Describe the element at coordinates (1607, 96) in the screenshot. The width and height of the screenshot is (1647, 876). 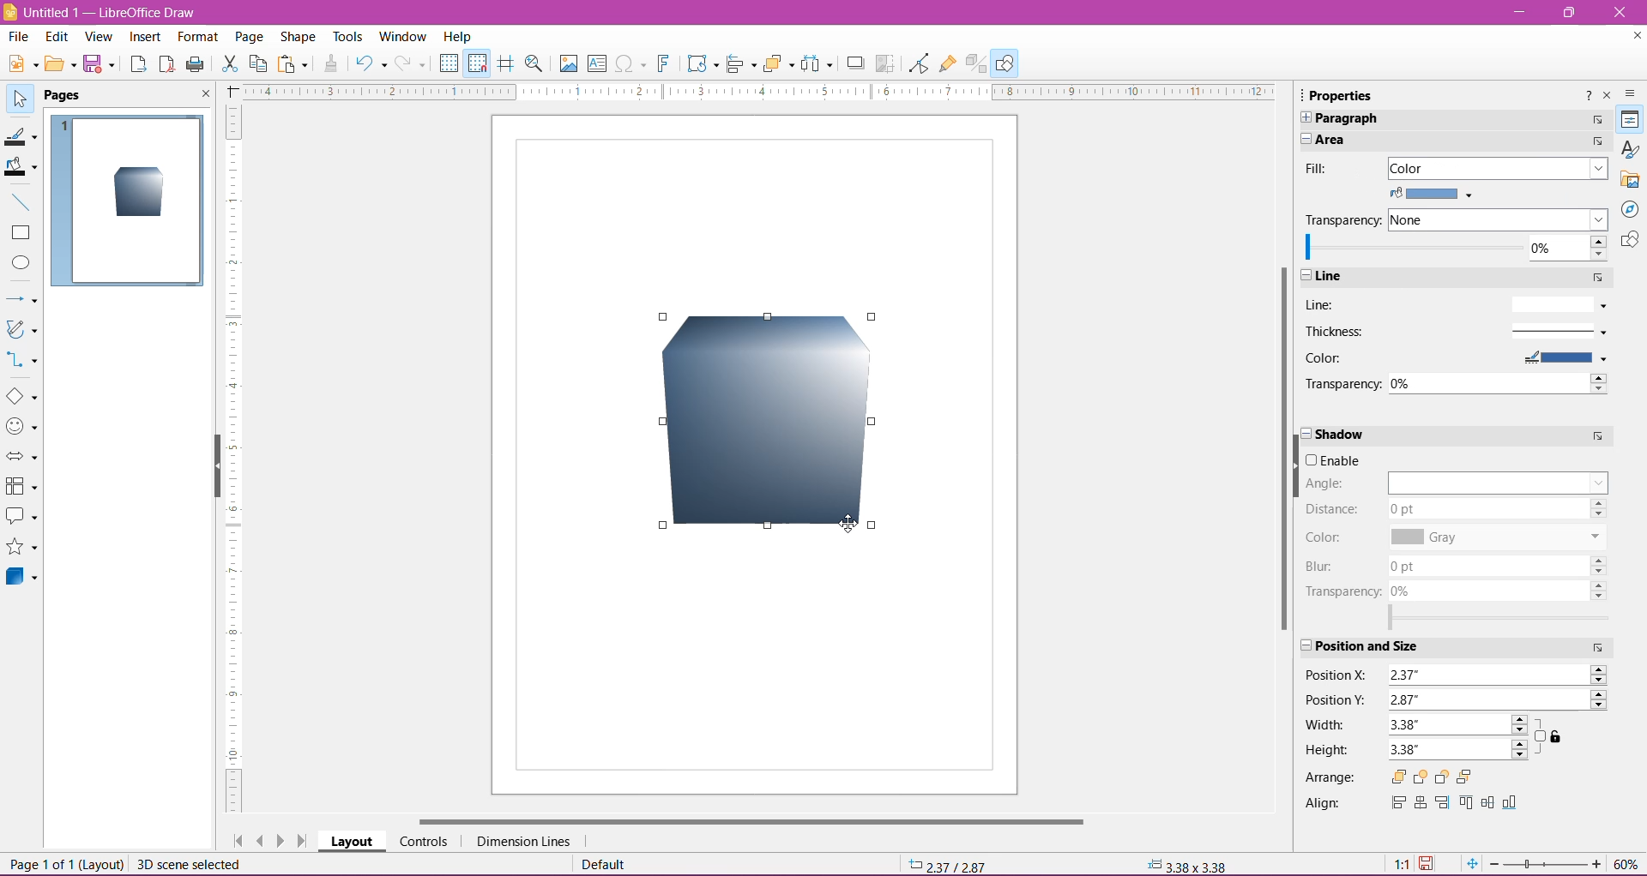
I see `Close Sidebar Deck` at that location.